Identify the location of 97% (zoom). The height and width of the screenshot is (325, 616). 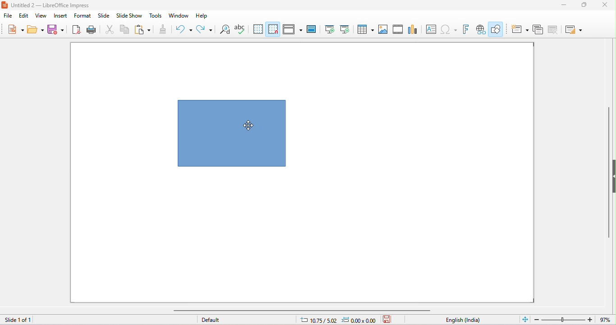
(572, 320).